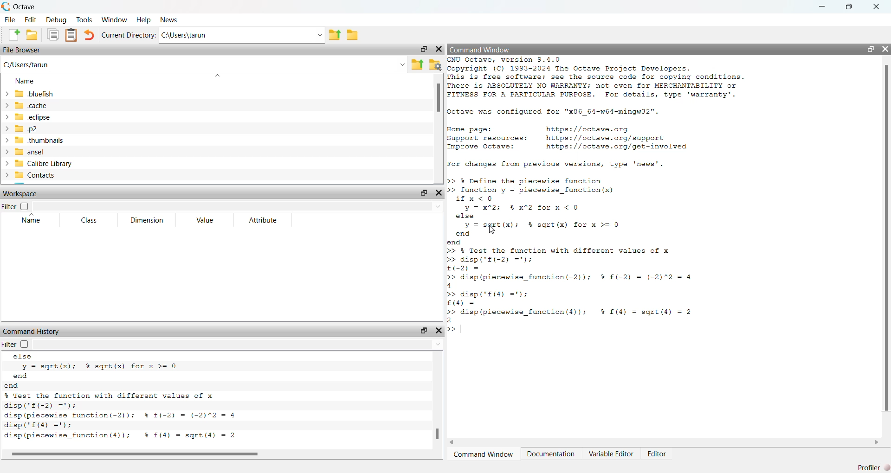 The width and height of the screenshot is (891, 473). What do you see at coordinates (32, 34) in the screenshot?
I see `Open an existing file in editor` at bounding box center [32, 34].